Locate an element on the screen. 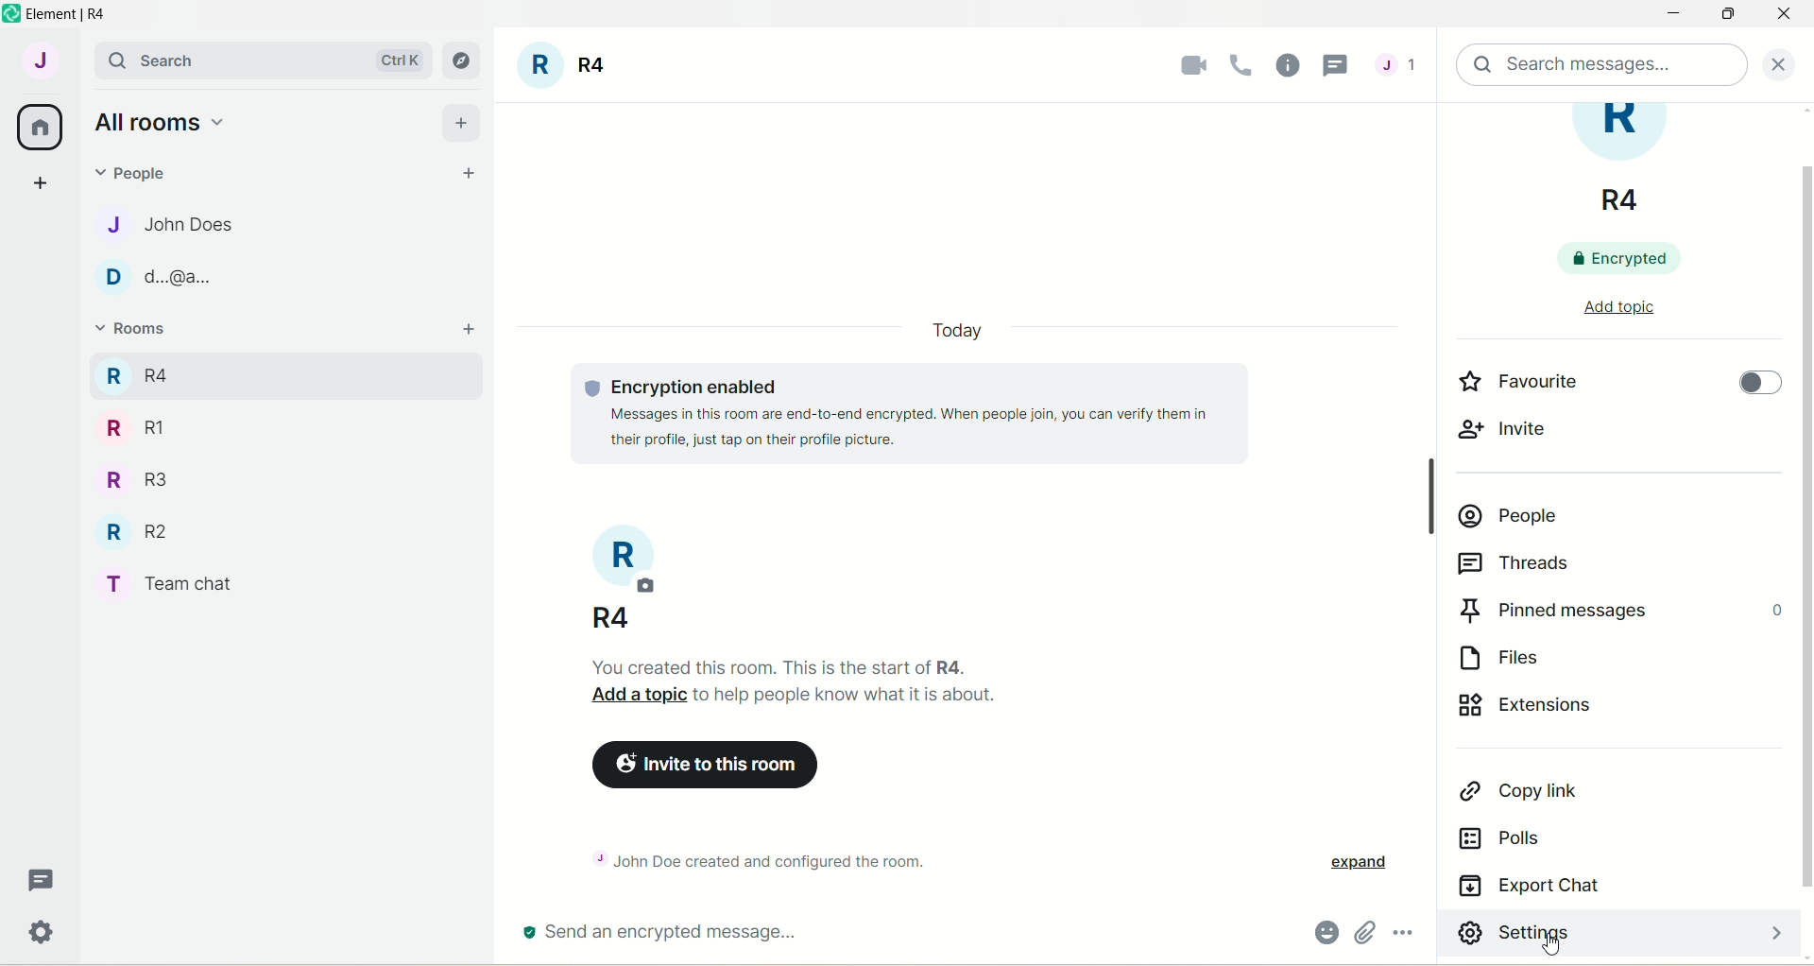  T Team chat is located at coordinates (180, 580).